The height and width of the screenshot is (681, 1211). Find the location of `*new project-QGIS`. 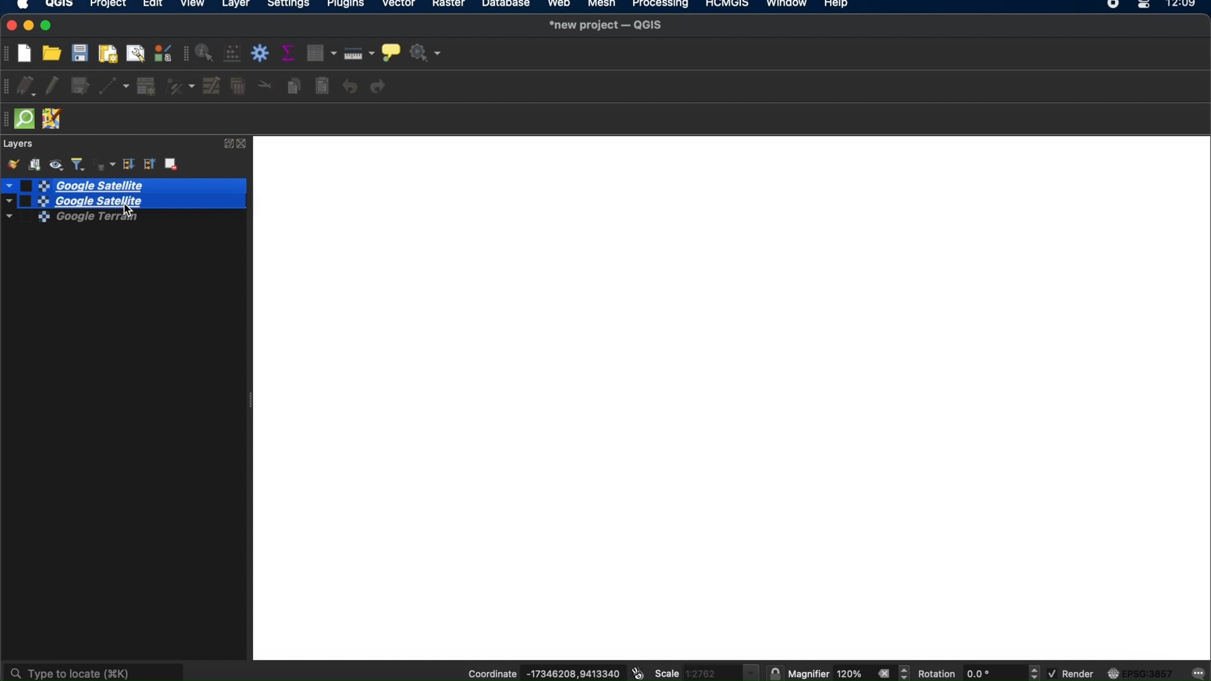

*new project-QGIS is located at coordinates (607, 26).